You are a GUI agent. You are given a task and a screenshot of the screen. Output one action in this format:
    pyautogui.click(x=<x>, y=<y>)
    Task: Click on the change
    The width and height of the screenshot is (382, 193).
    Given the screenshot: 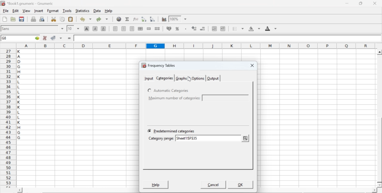 What is the action you would take?
    pyautogui.click(x=245, y=138)
    